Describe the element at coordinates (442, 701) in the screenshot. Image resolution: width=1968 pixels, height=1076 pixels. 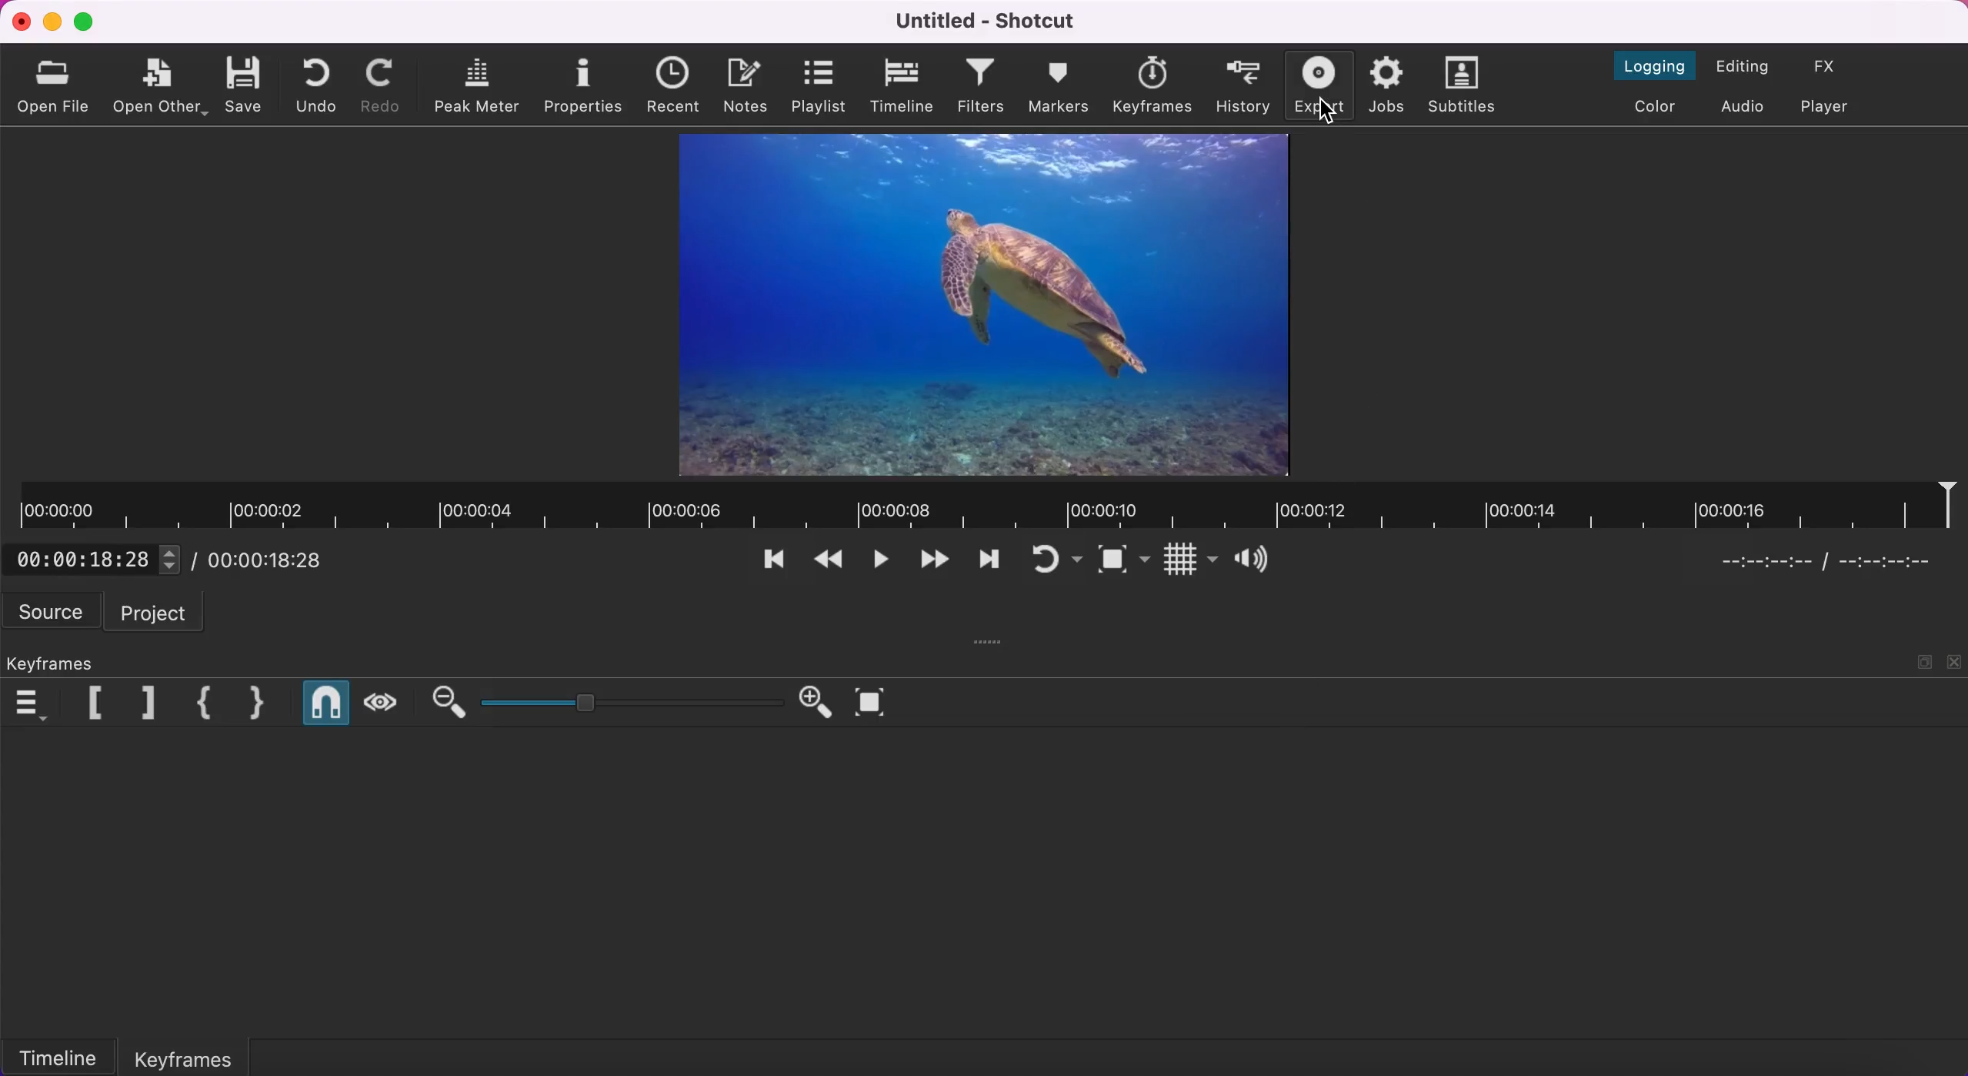
I see `zoom out` at that location.